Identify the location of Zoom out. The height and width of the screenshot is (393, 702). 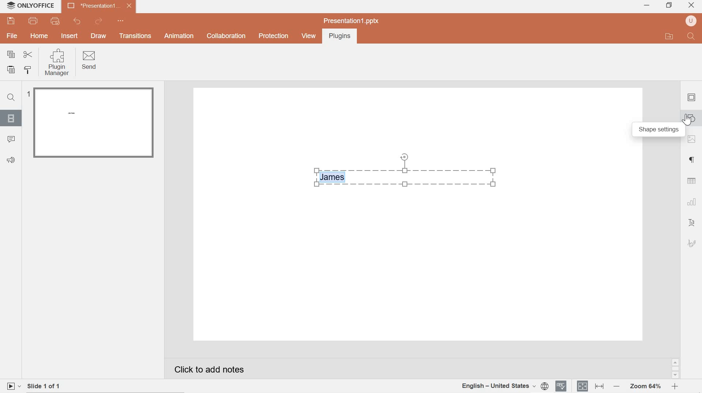
(616, 386).